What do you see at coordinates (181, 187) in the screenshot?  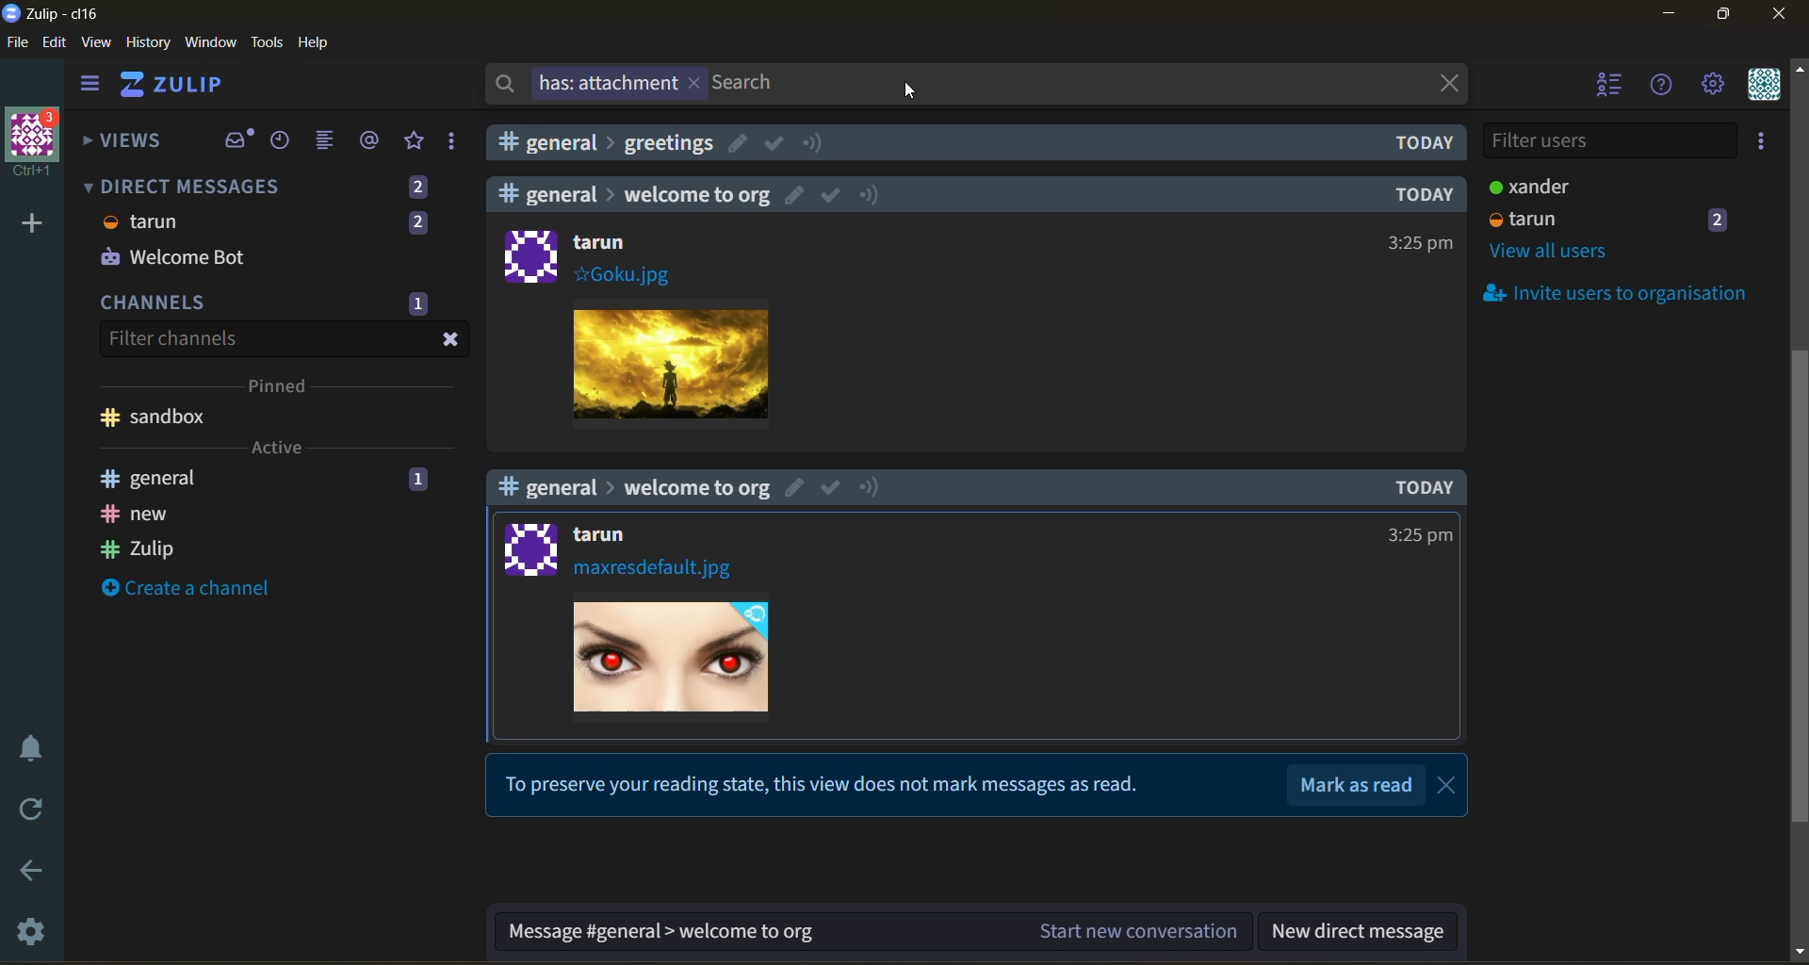 I see `DIRECT MESSAGES` at bounding box center [181, 187].